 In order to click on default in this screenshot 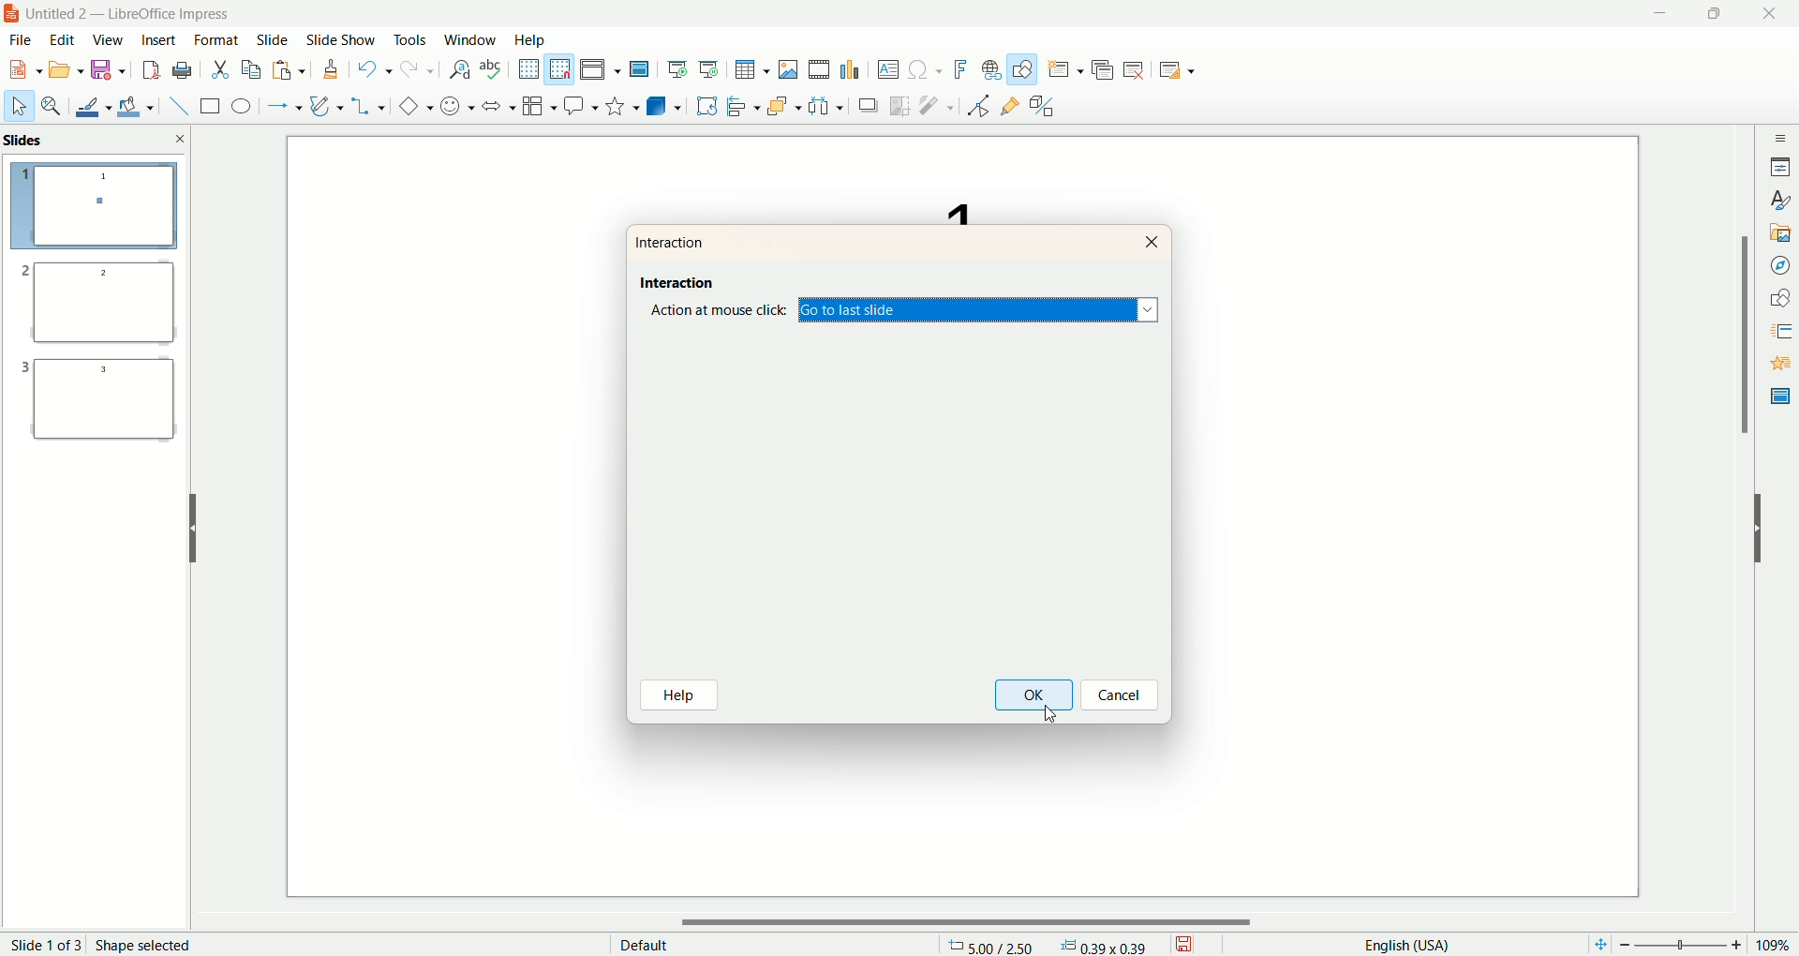, I will do `click(642, 943)`.